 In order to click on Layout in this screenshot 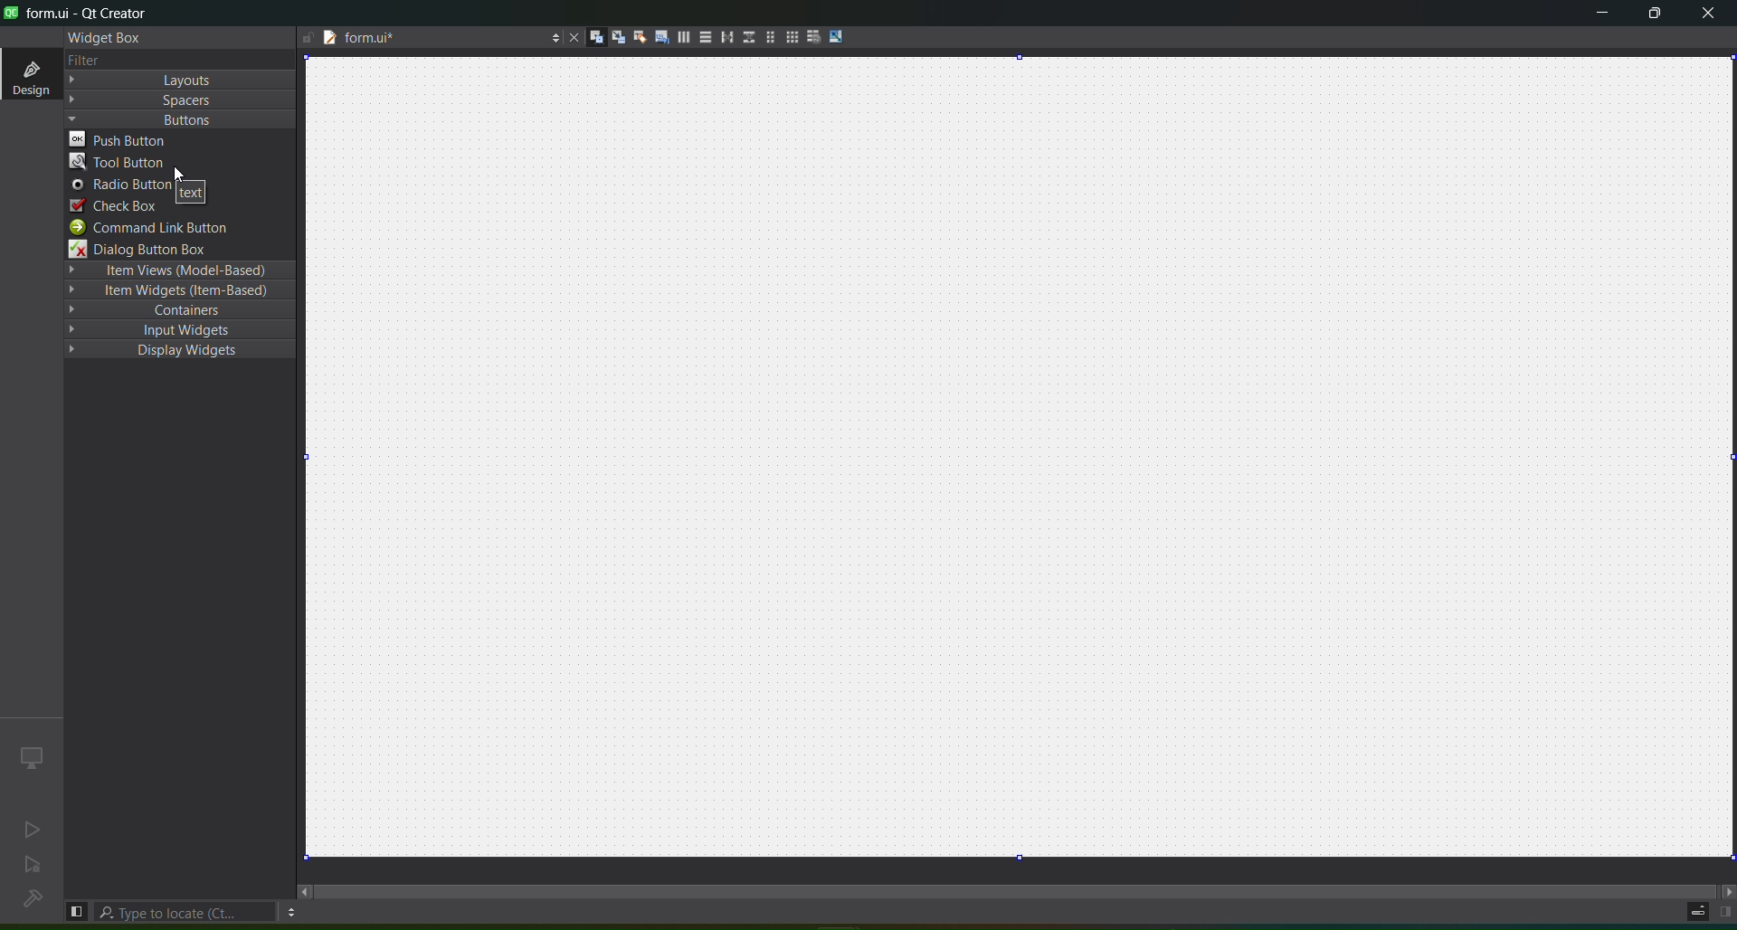, I will do `click(182, 80)`.